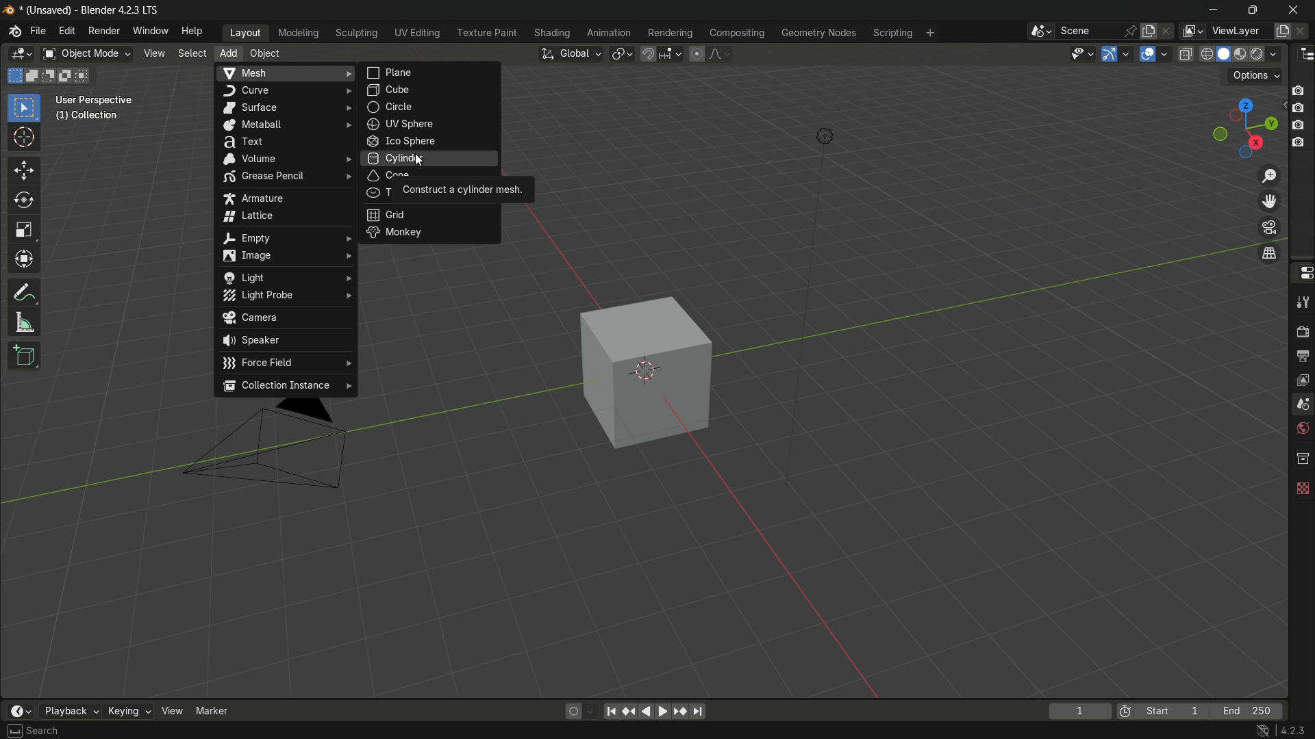 This screenshot has width=1315, height=739. What do you see at coordinates (1294, 10) in the screenshot?
I see `close app` at bounding box center [1294, 10].